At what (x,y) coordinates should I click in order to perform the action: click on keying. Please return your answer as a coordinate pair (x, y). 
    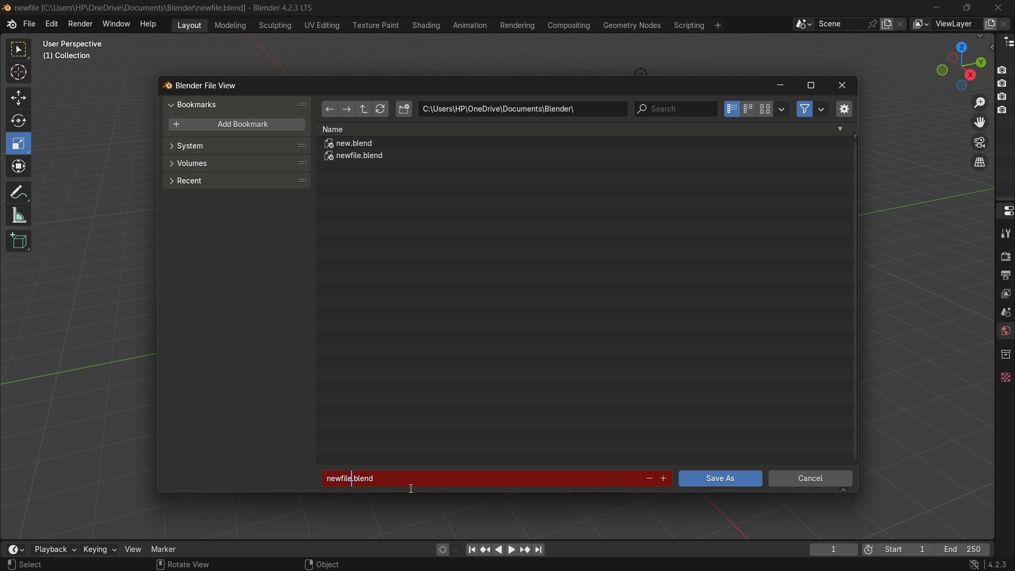
    Looking at the image, I should click on (99, 550).